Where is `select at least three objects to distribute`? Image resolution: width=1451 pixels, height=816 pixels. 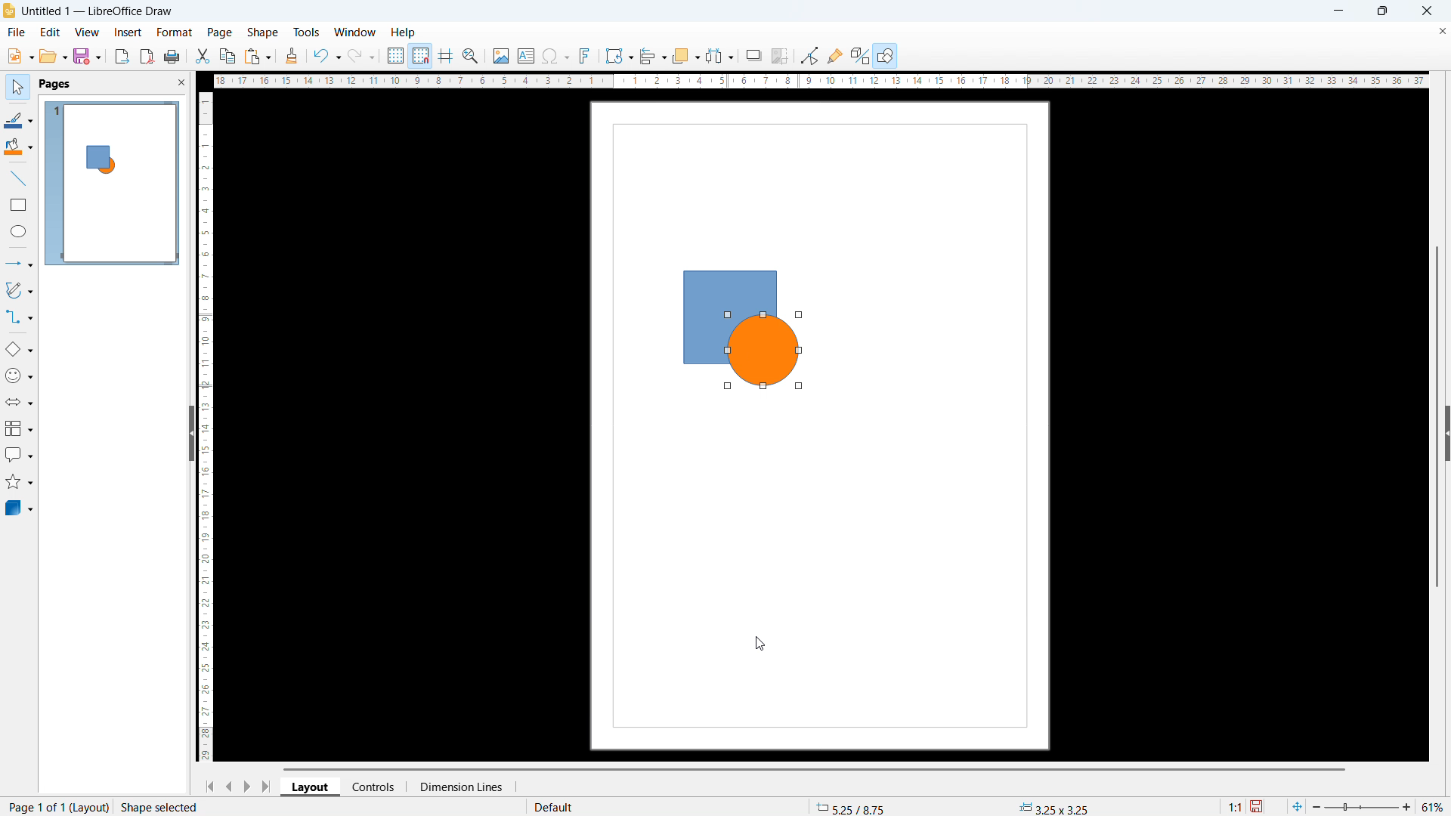
select at least three objects to distribute is located at coordinates (720, 56).